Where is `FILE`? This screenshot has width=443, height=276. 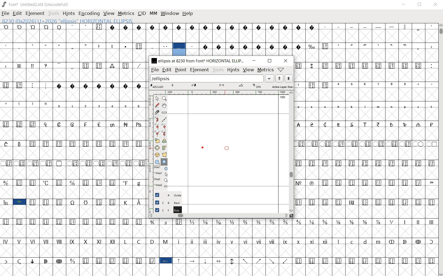 FILE is located at coordinates (5, 13).